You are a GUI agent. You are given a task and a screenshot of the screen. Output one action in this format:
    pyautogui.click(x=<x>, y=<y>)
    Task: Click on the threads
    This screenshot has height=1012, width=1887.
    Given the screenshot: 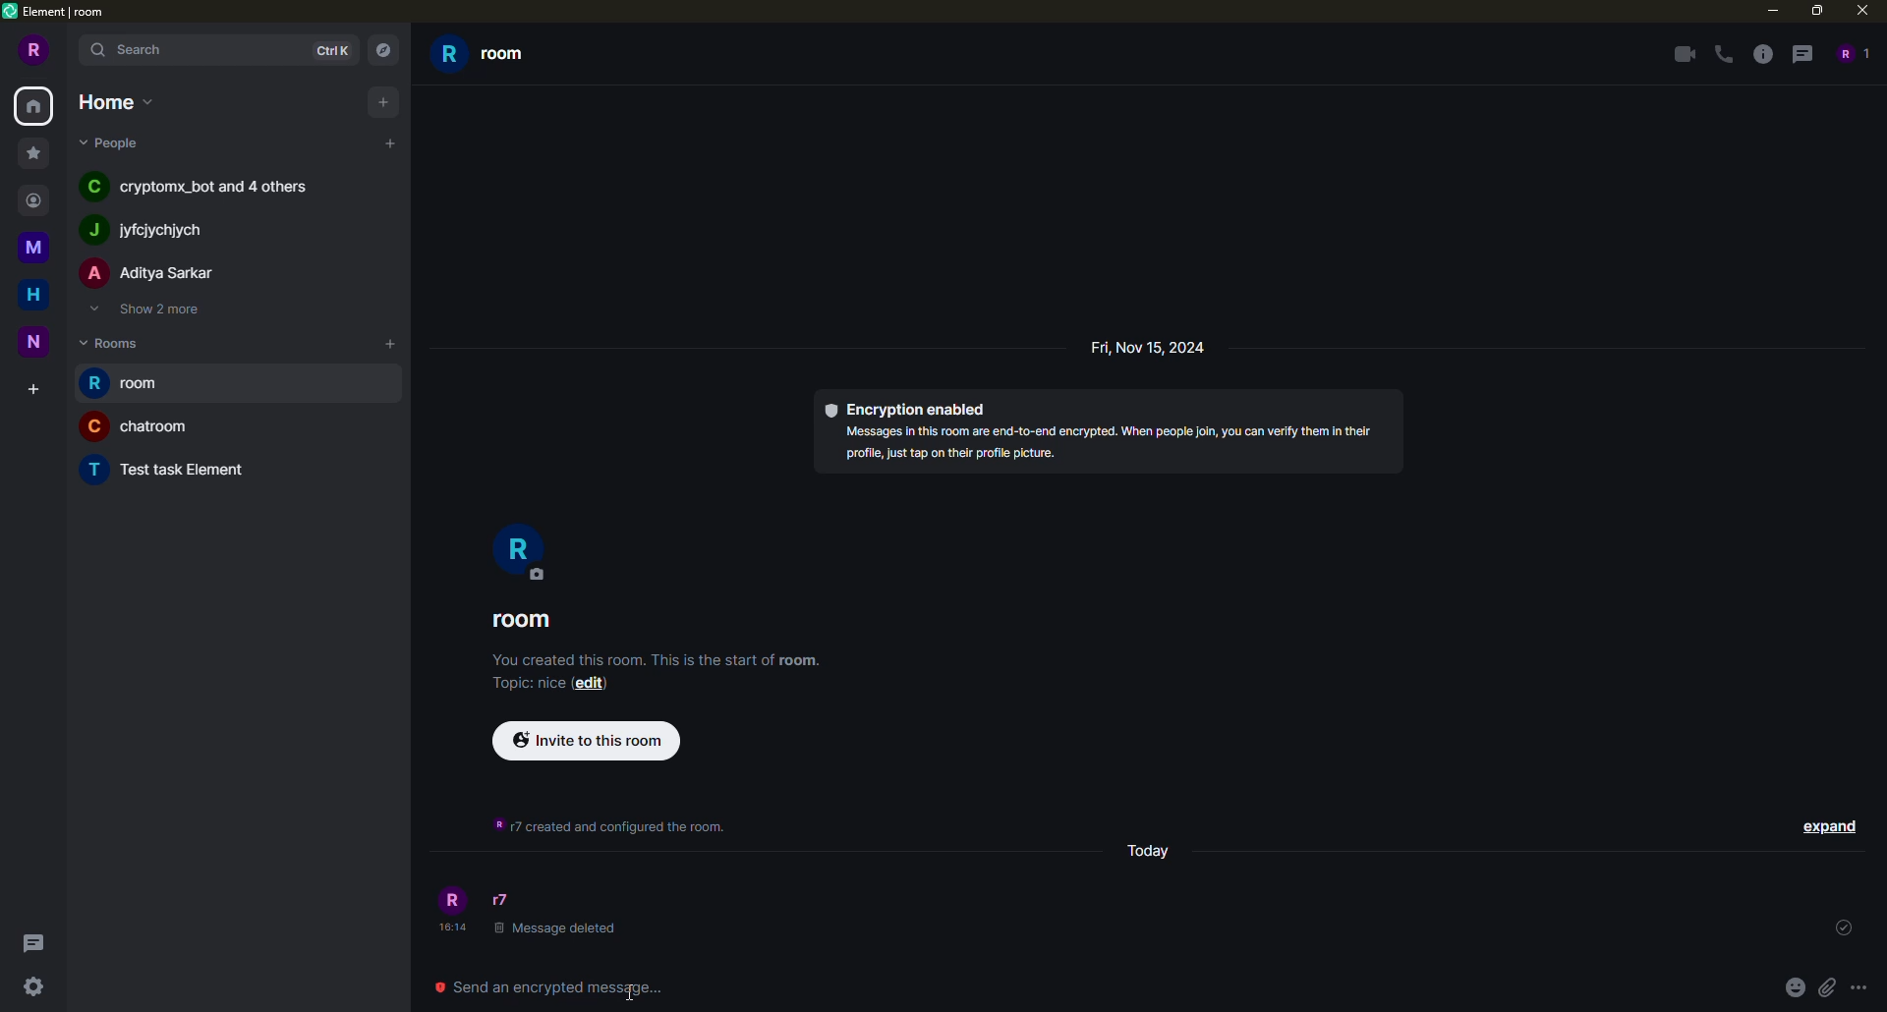 What is the action you would take?
    pyautogui.click(x=1801, y=53)
    